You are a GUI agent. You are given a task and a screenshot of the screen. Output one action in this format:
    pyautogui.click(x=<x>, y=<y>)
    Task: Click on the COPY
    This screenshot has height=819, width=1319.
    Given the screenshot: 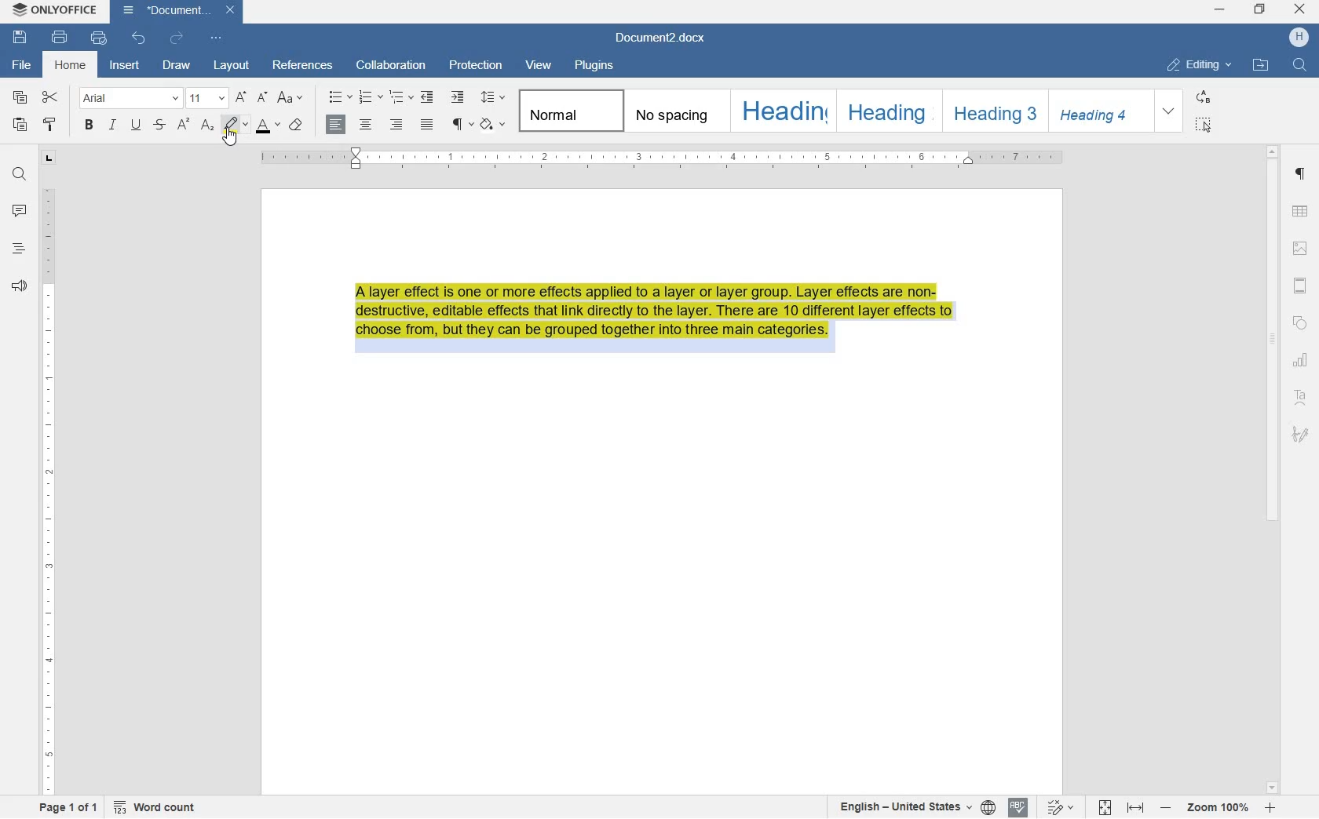 What is the action you would take?
    pyautogui.click(x=20, y=98)
    